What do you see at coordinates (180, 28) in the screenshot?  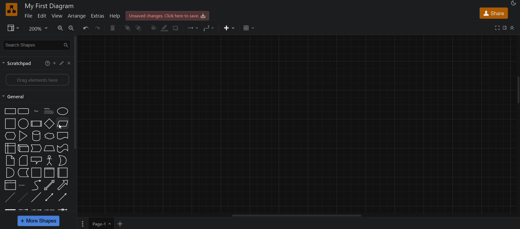 I see `shadow` at bounding box center [180, 28].